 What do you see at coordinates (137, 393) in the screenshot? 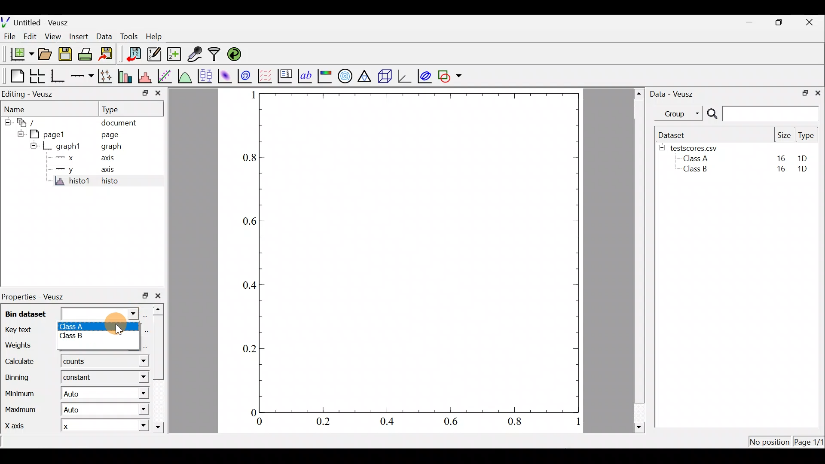
I see `Minimum dropdown` at bounding box center [137, 393].